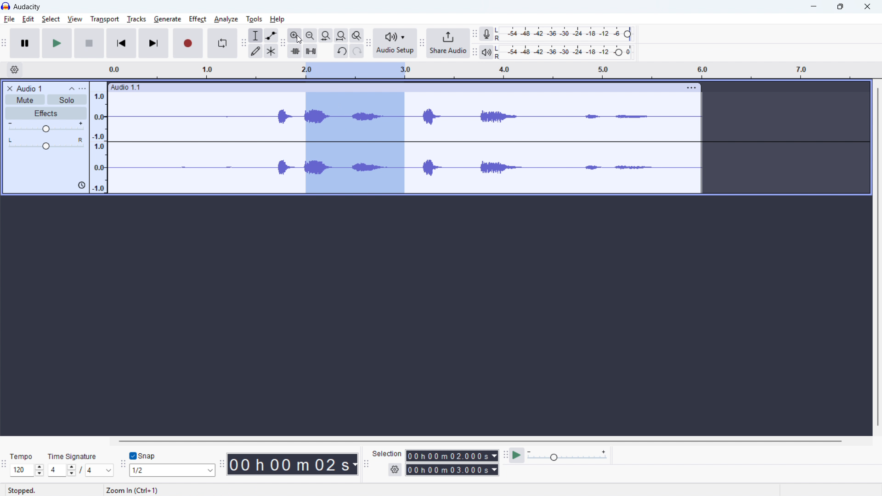  What do you see at coordinates (283, 44) in the screenshot?
I see `Edit toolbar` at bounding box center [283, 44].